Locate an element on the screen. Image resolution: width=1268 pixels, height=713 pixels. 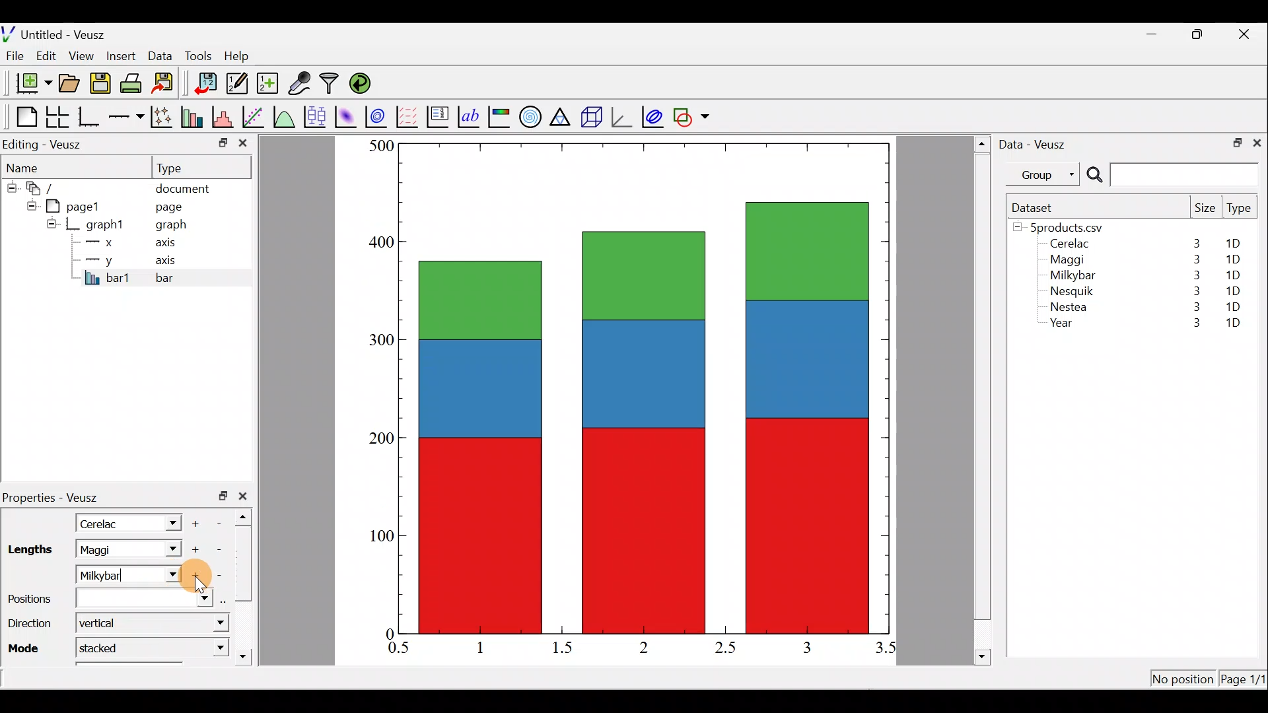
New document is located at coordinates (28, 83).